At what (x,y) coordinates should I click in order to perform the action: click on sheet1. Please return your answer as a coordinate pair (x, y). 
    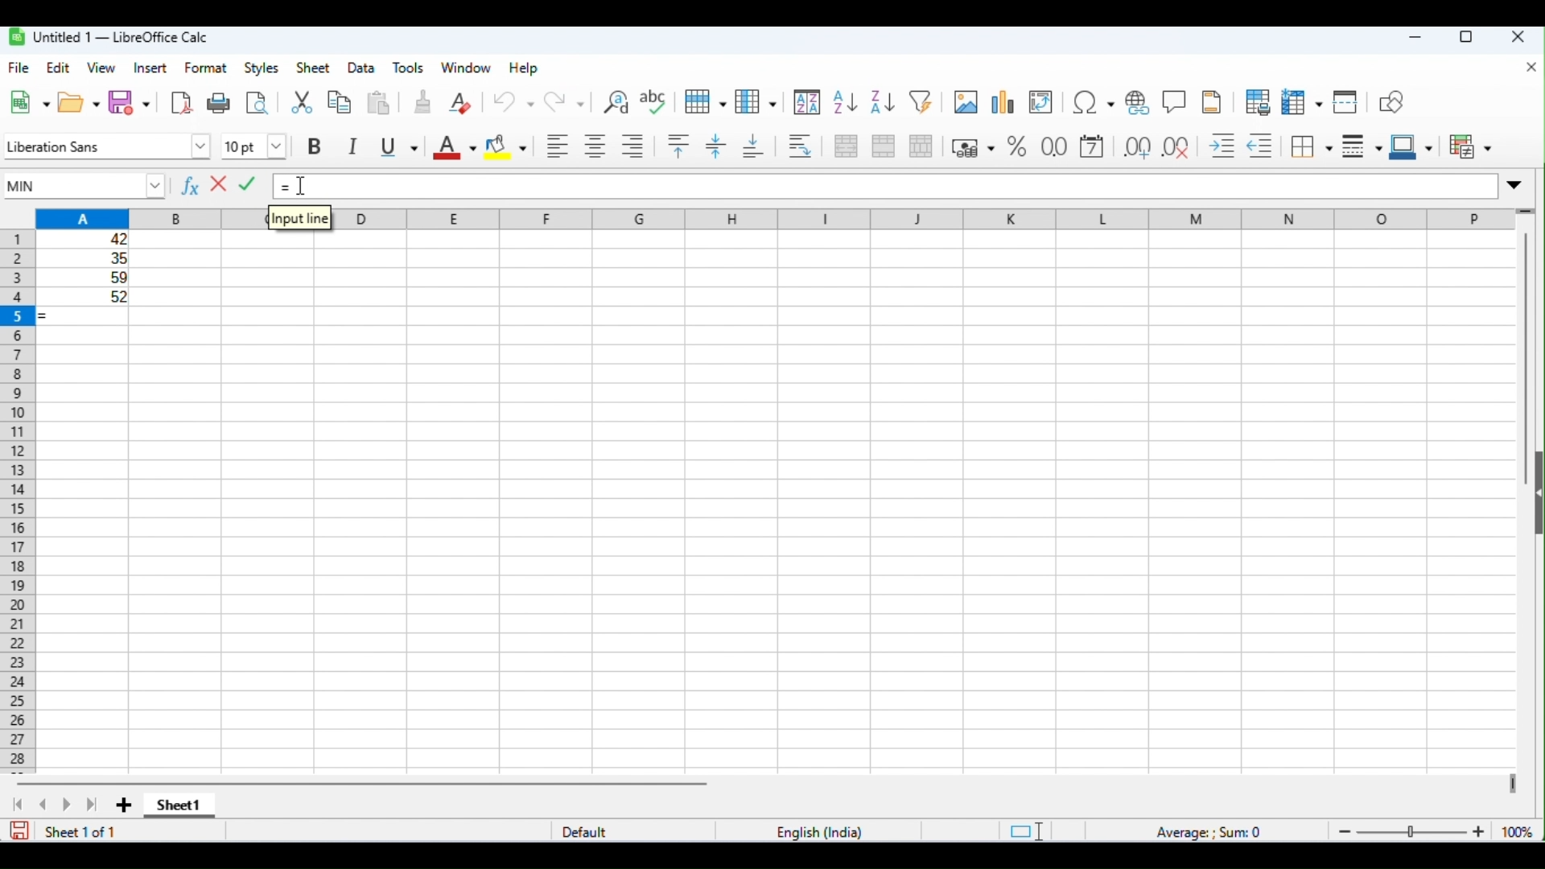
    Looking at the image, I should click on (179, 808).